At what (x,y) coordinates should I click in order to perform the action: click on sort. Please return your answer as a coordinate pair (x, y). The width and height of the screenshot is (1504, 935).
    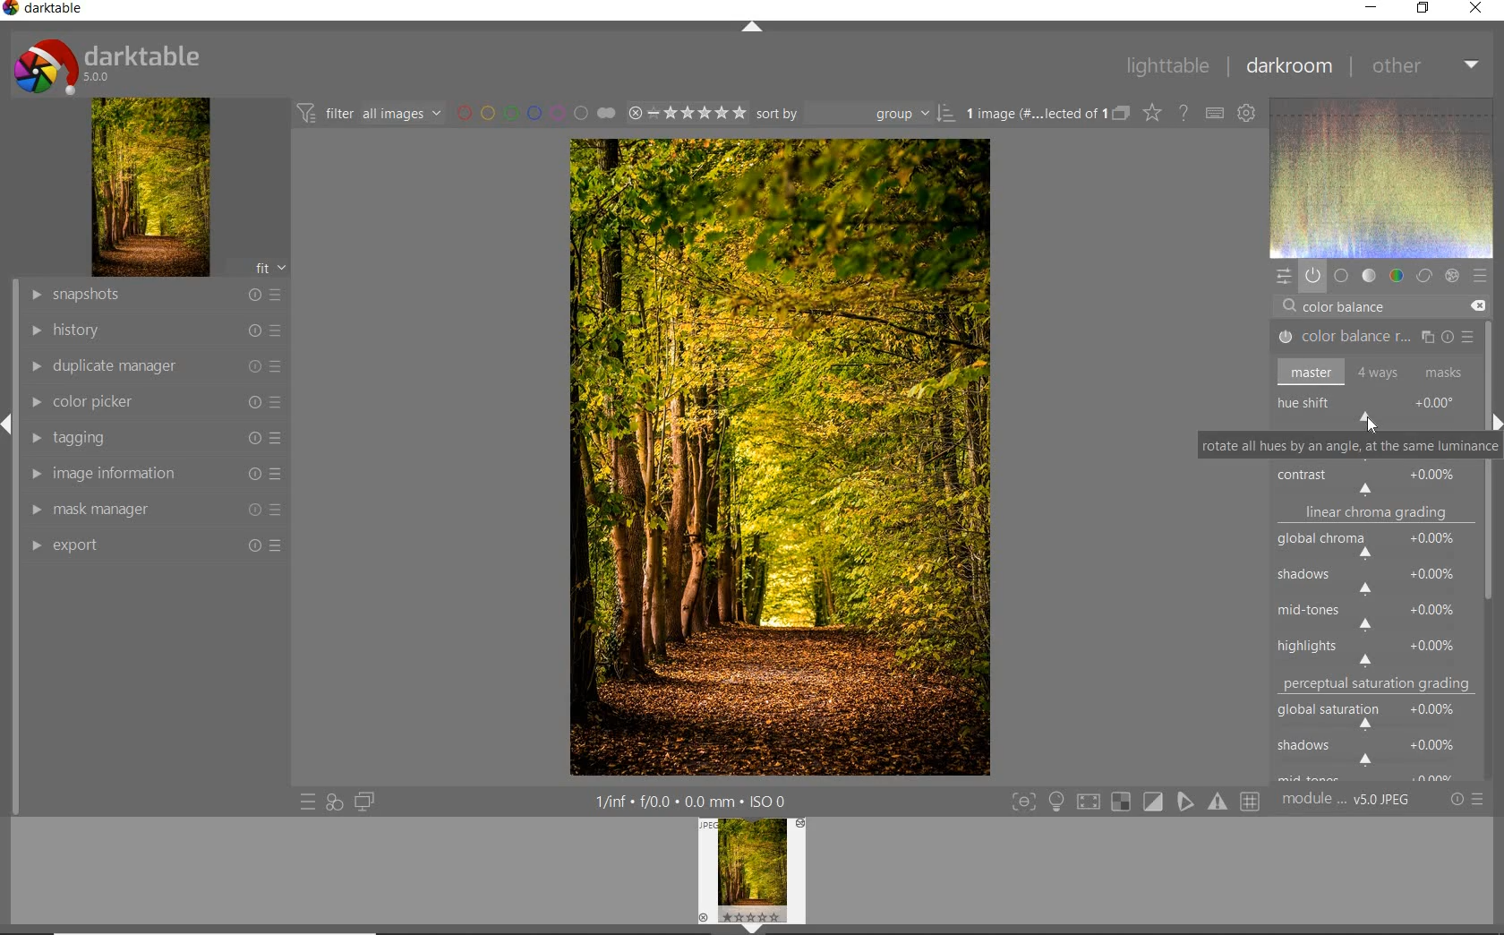
    Looking at the image, I should click on (855, 114).